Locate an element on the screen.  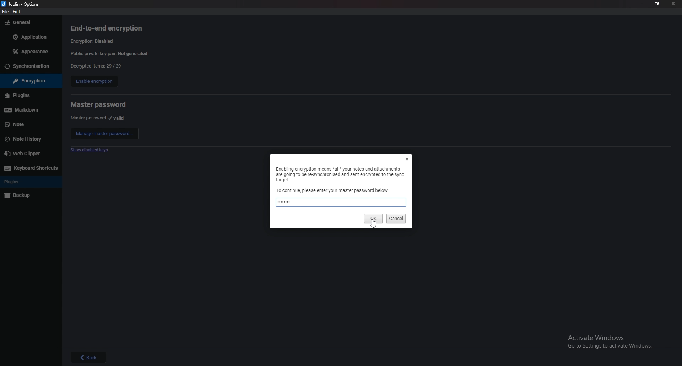
 is located at coordinates (673, 5).